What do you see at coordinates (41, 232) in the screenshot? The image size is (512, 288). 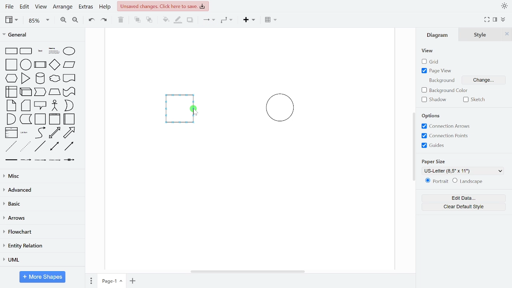 I see `flowchart` at bounding box center [41, 232].